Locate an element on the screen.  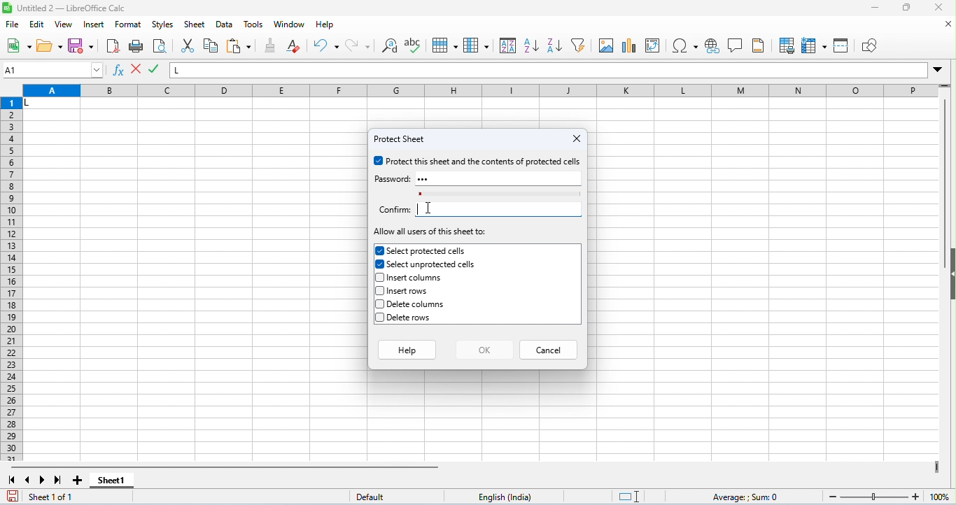
insert rows is located at coordinates (404, 291).